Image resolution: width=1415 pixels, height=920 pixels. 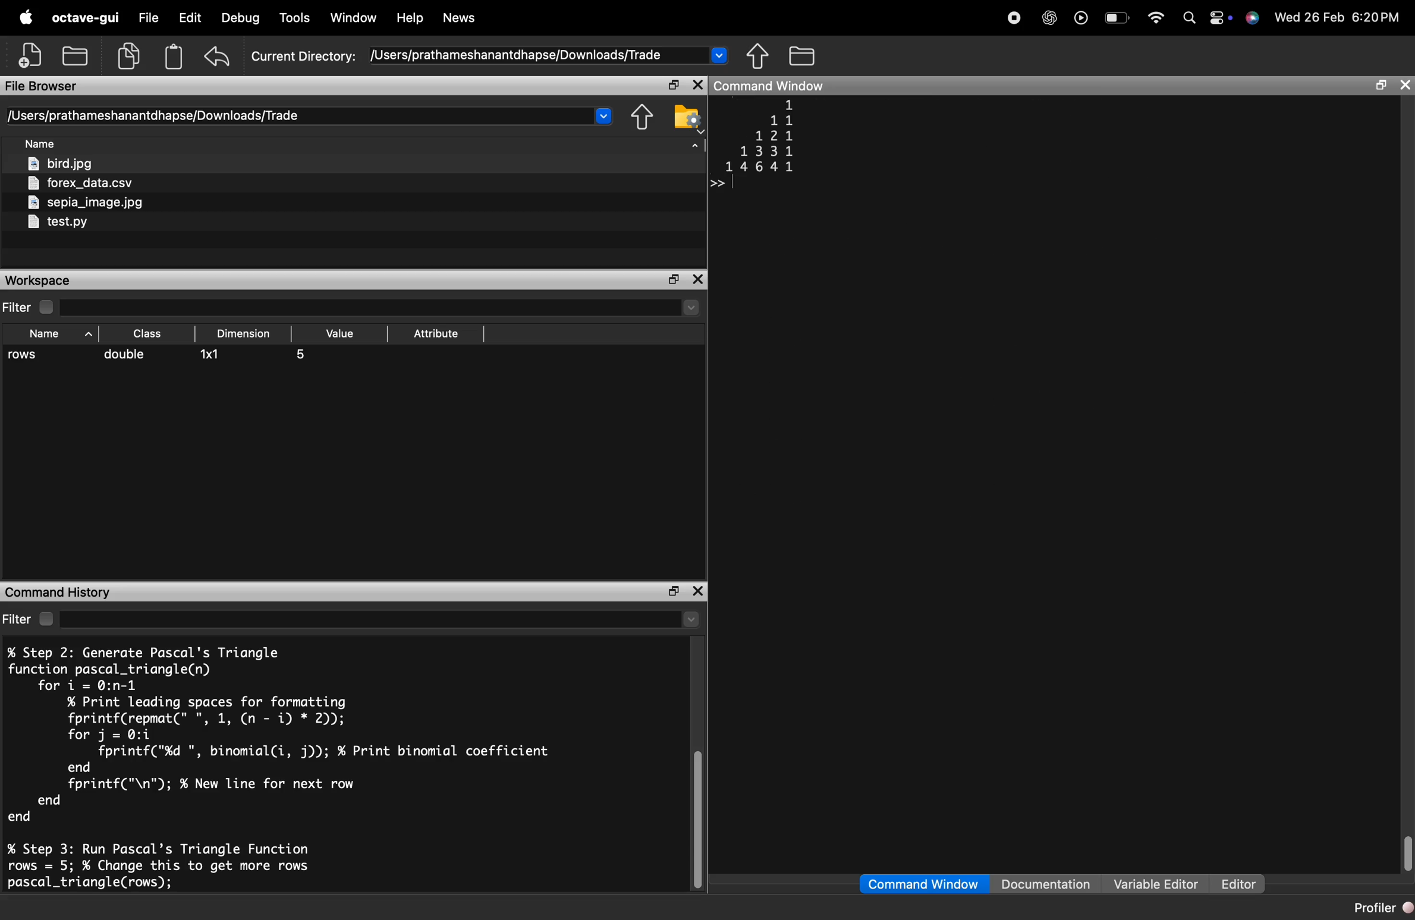 I want to click on clipboard, so click(x=174, y=56).